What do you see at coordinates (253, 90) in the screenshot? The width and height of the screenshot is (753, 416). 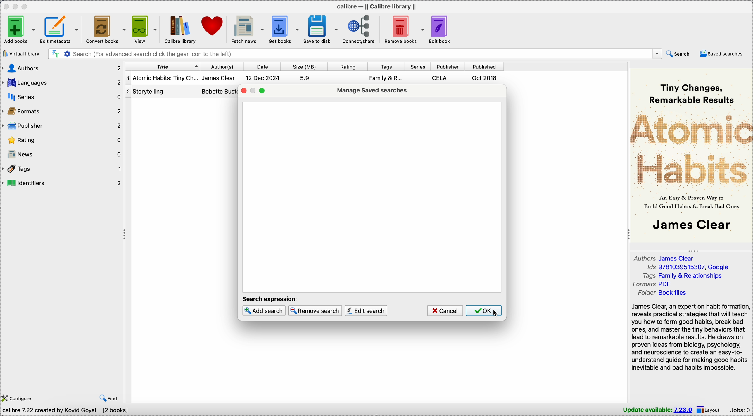 I see `minimize` at bounding box center [253, 90].